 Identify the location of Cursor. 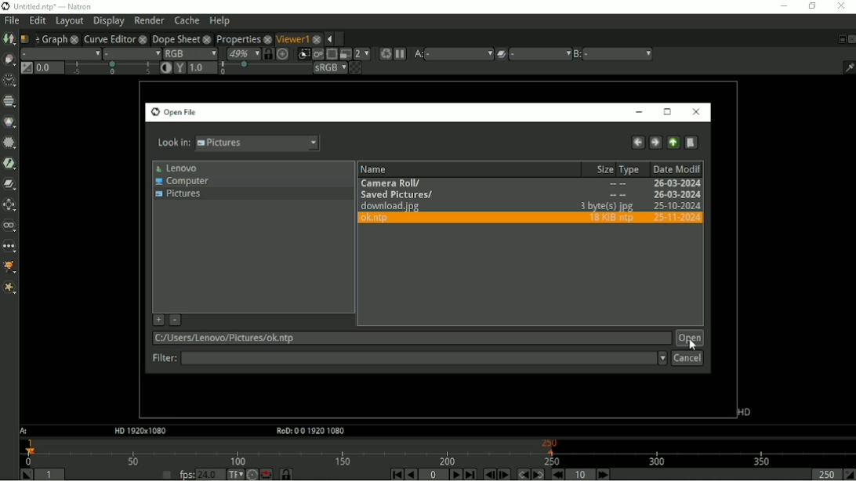
(692, 345).